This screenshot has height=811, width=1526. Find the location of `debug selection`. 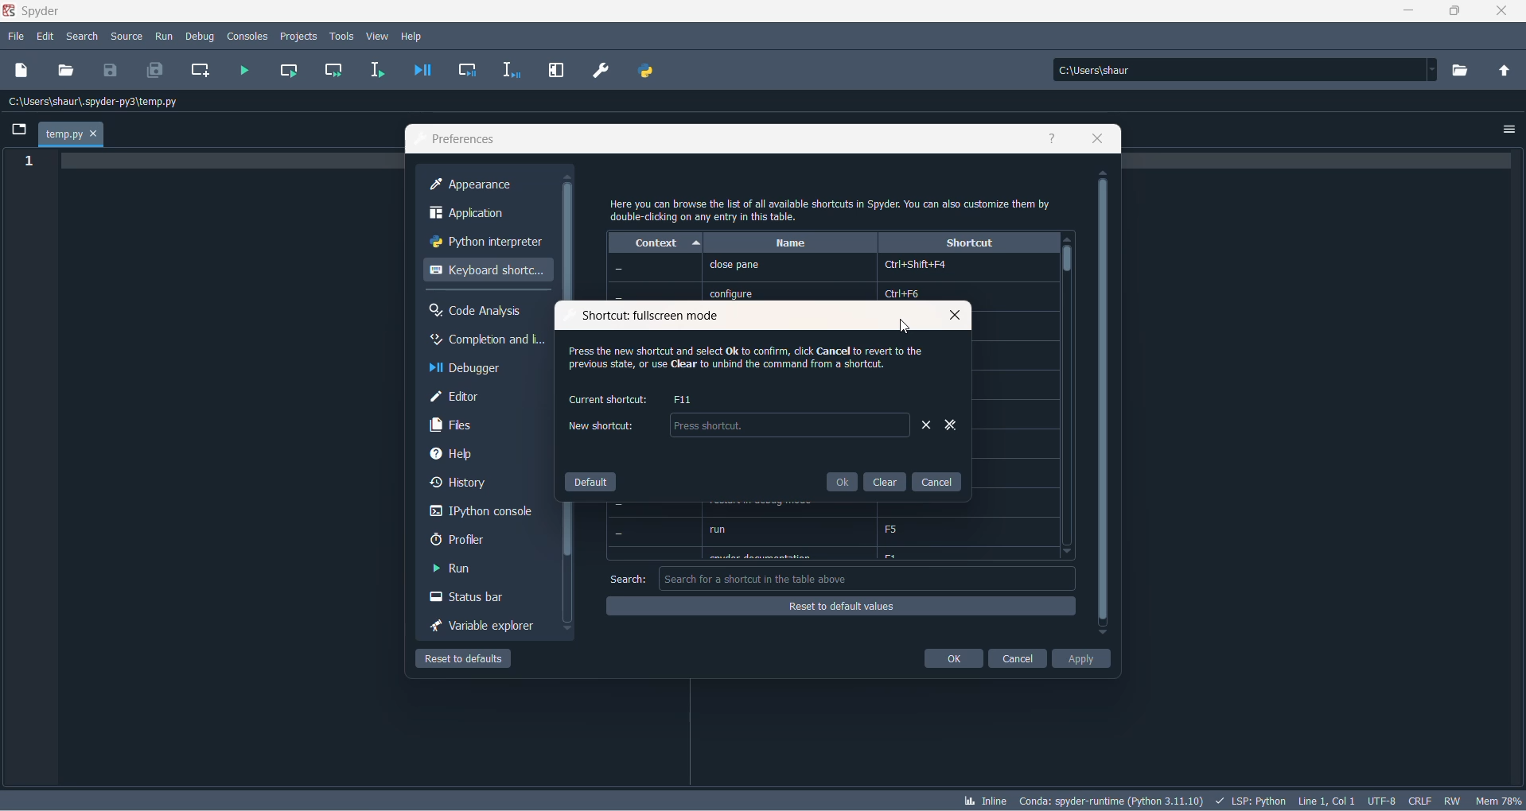

debug selection is located at coordinates (509, 72).